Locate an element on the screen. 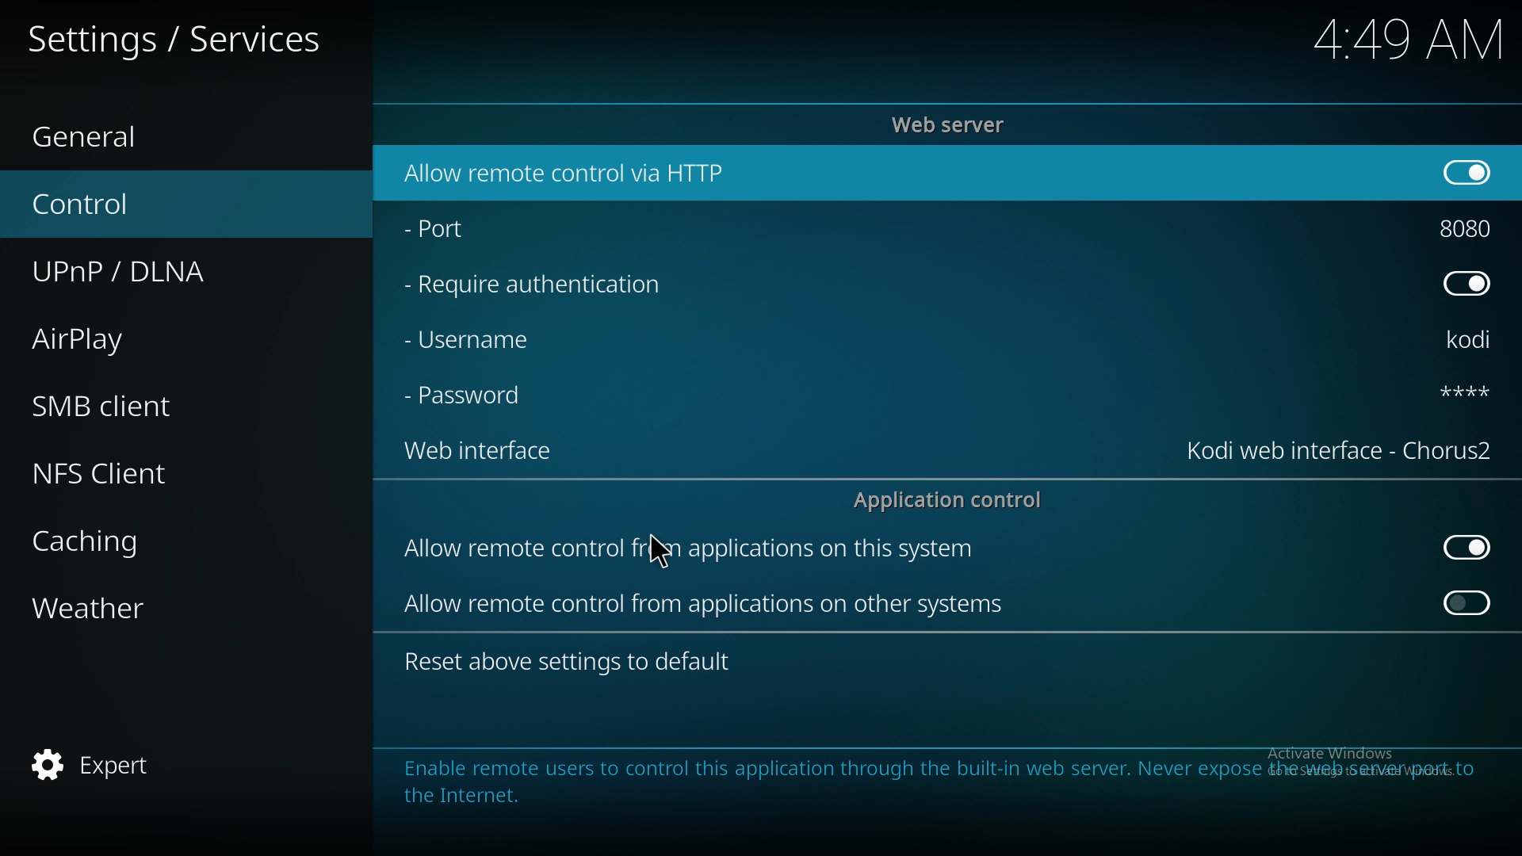  kodi is located at coordinates (1474, 339).